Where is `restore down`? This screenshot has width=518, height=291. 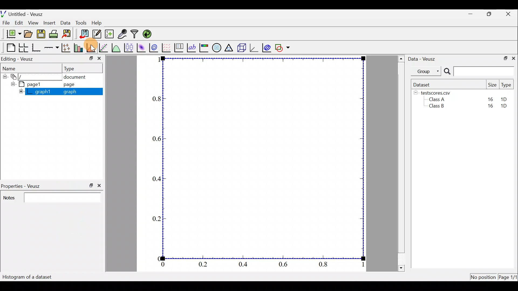 restore down is located at coordinates (90, 186).